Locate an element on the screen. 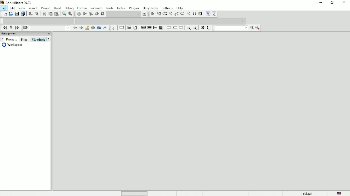  Jump forward is located at coordinates (17, 27).